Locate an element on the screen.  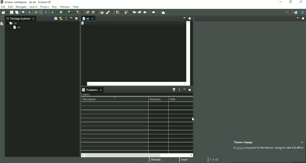
Maximize is located at coordinates (303, 18).